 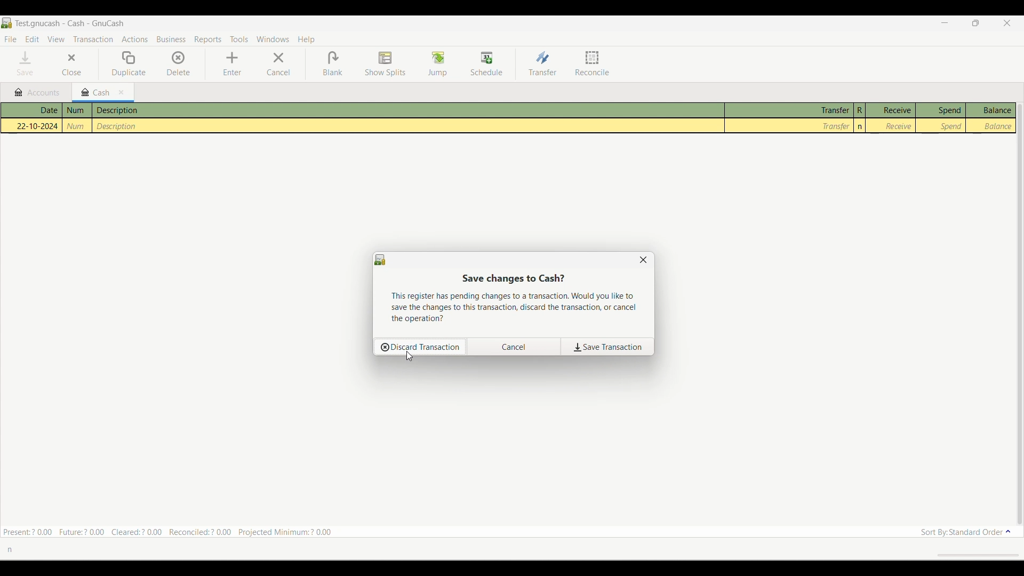 What do you see at coordinates (975, 23) in the screenshot?
I see `Show interface in a smaller tab` at bounding box center [975, 23].